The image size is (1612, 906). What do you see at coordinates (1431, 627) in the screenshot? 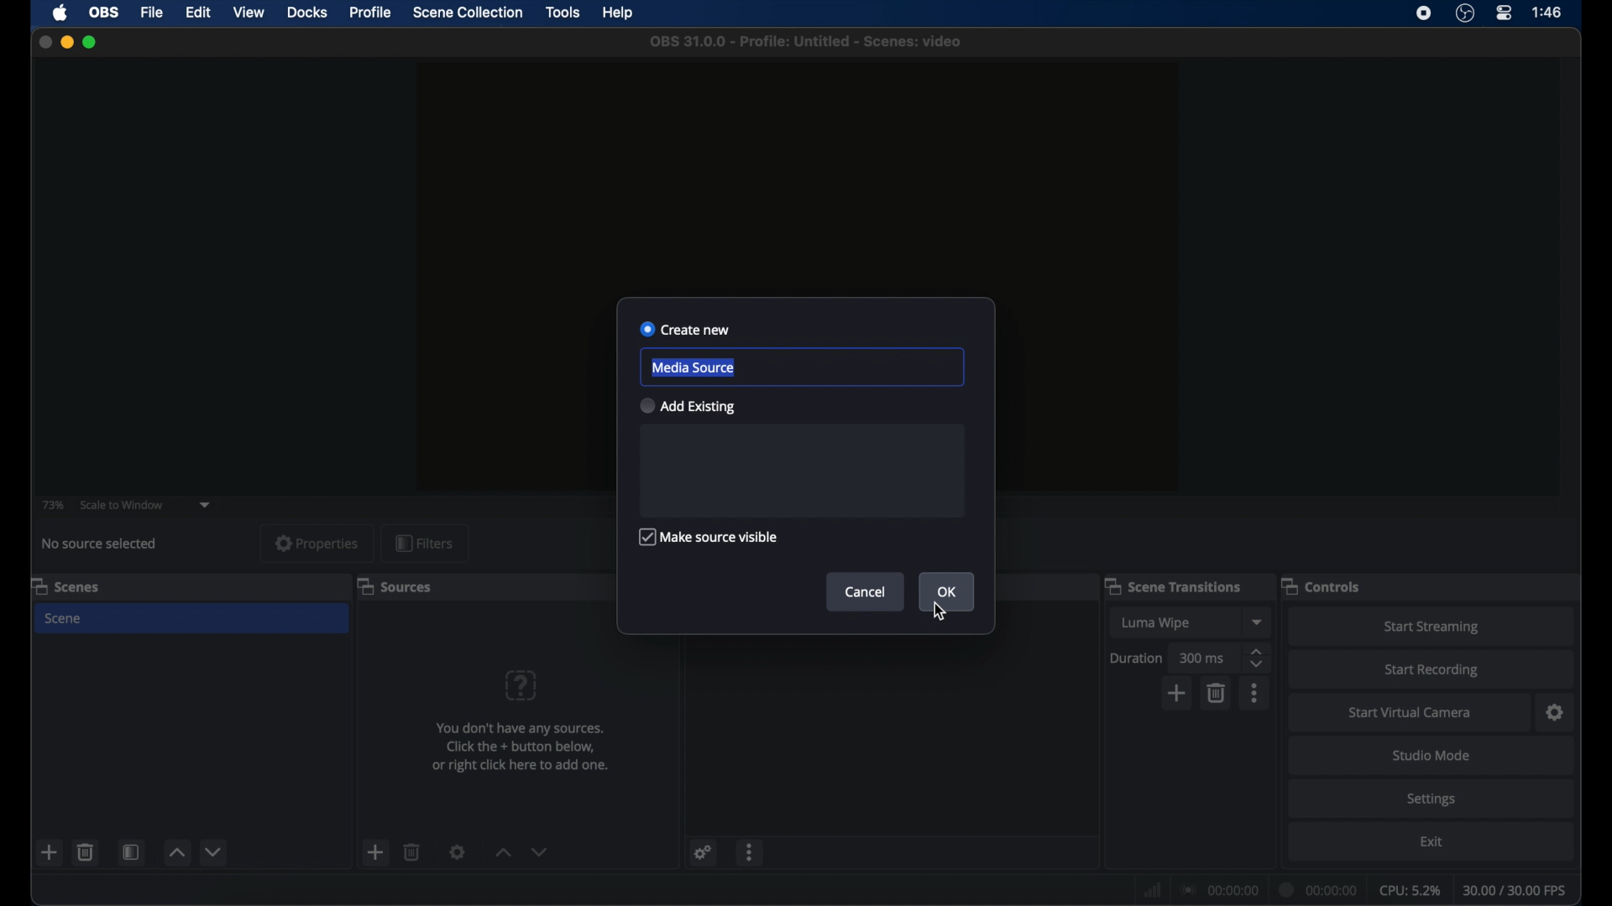
I see `start streaming` at bounding box center [1431, 627].